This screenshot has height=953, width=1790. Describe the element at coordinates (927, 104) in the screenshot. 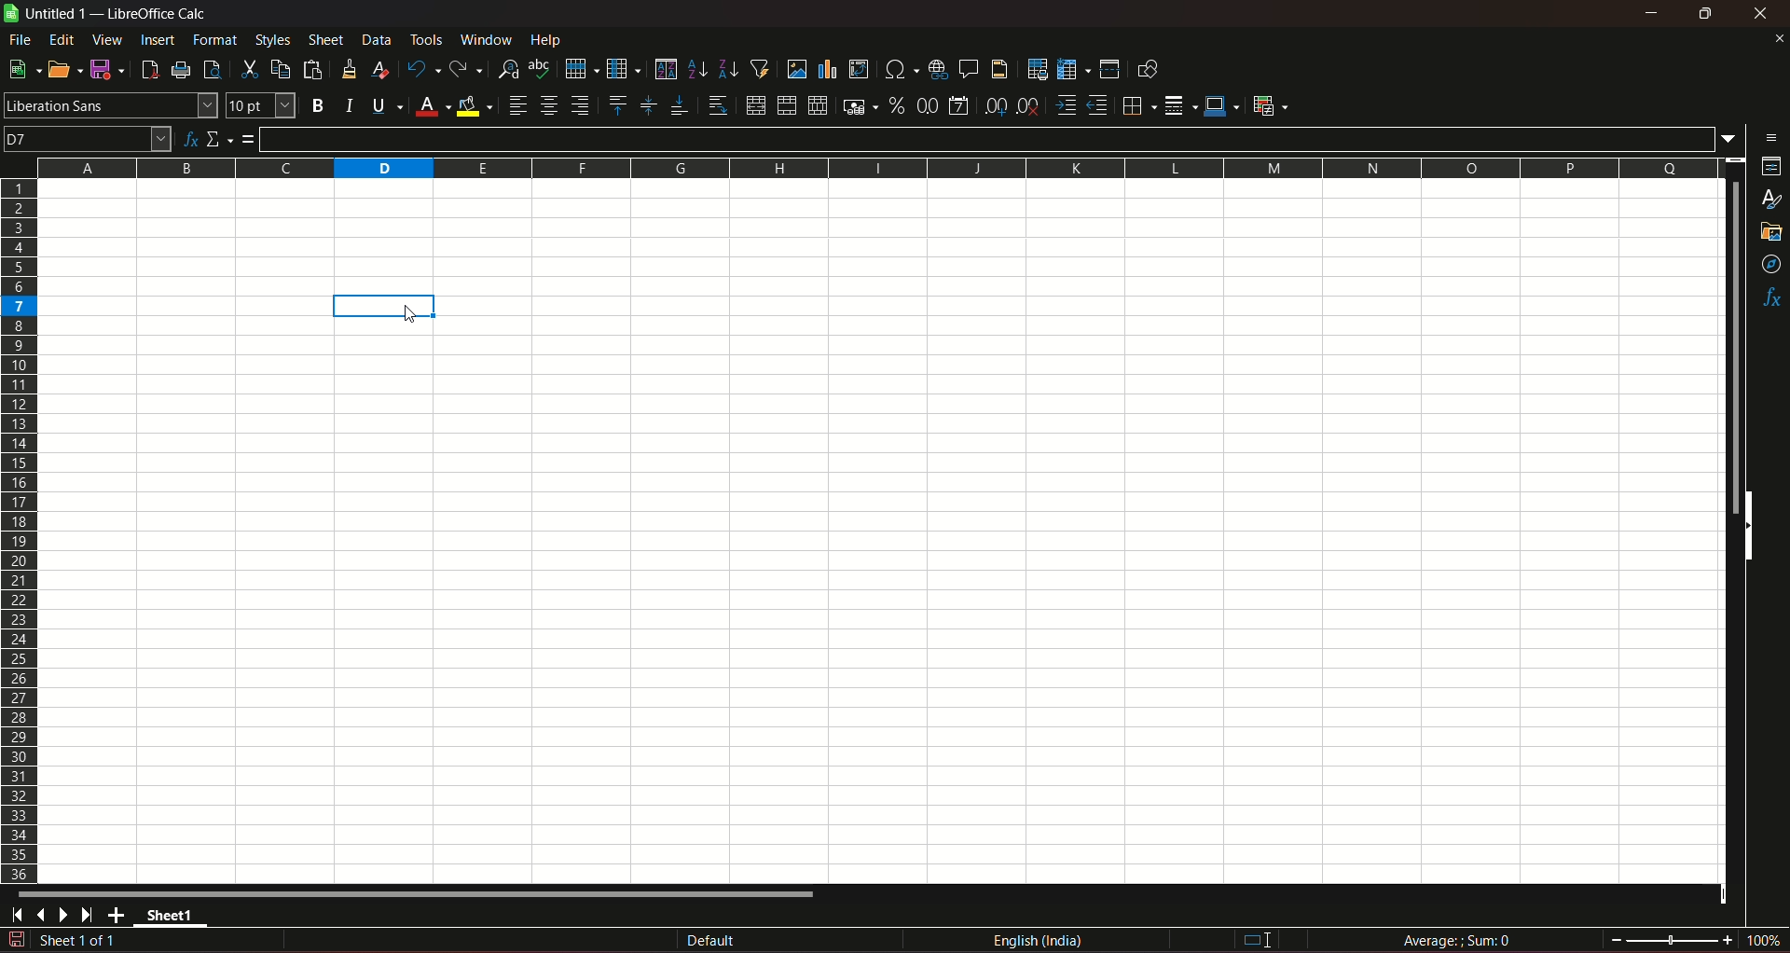

I see `format as number` at that location.